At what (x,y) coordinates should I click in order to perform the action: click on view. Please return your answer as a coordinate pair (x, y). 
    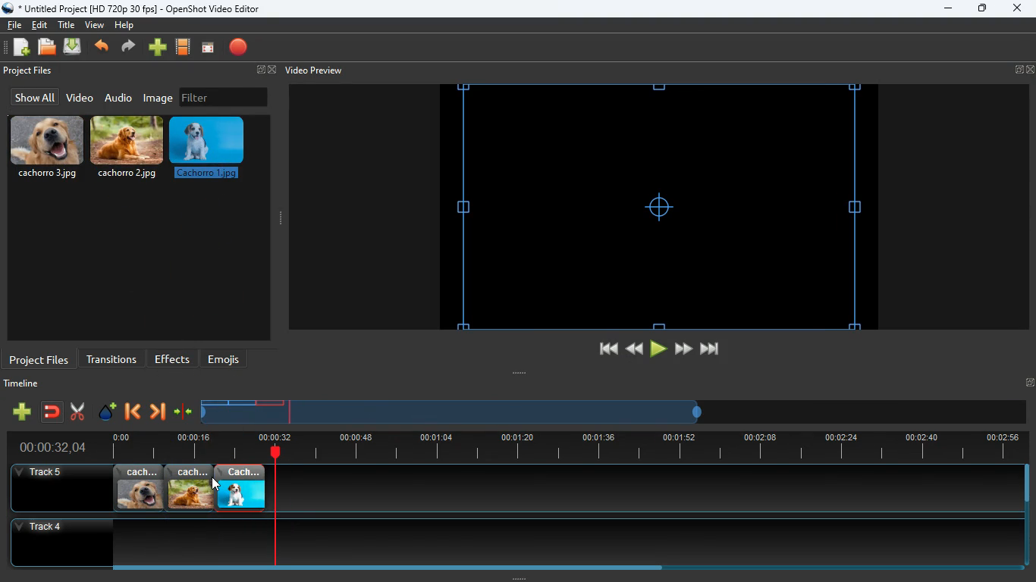
    Looking at the image, I should click on (96, 25).